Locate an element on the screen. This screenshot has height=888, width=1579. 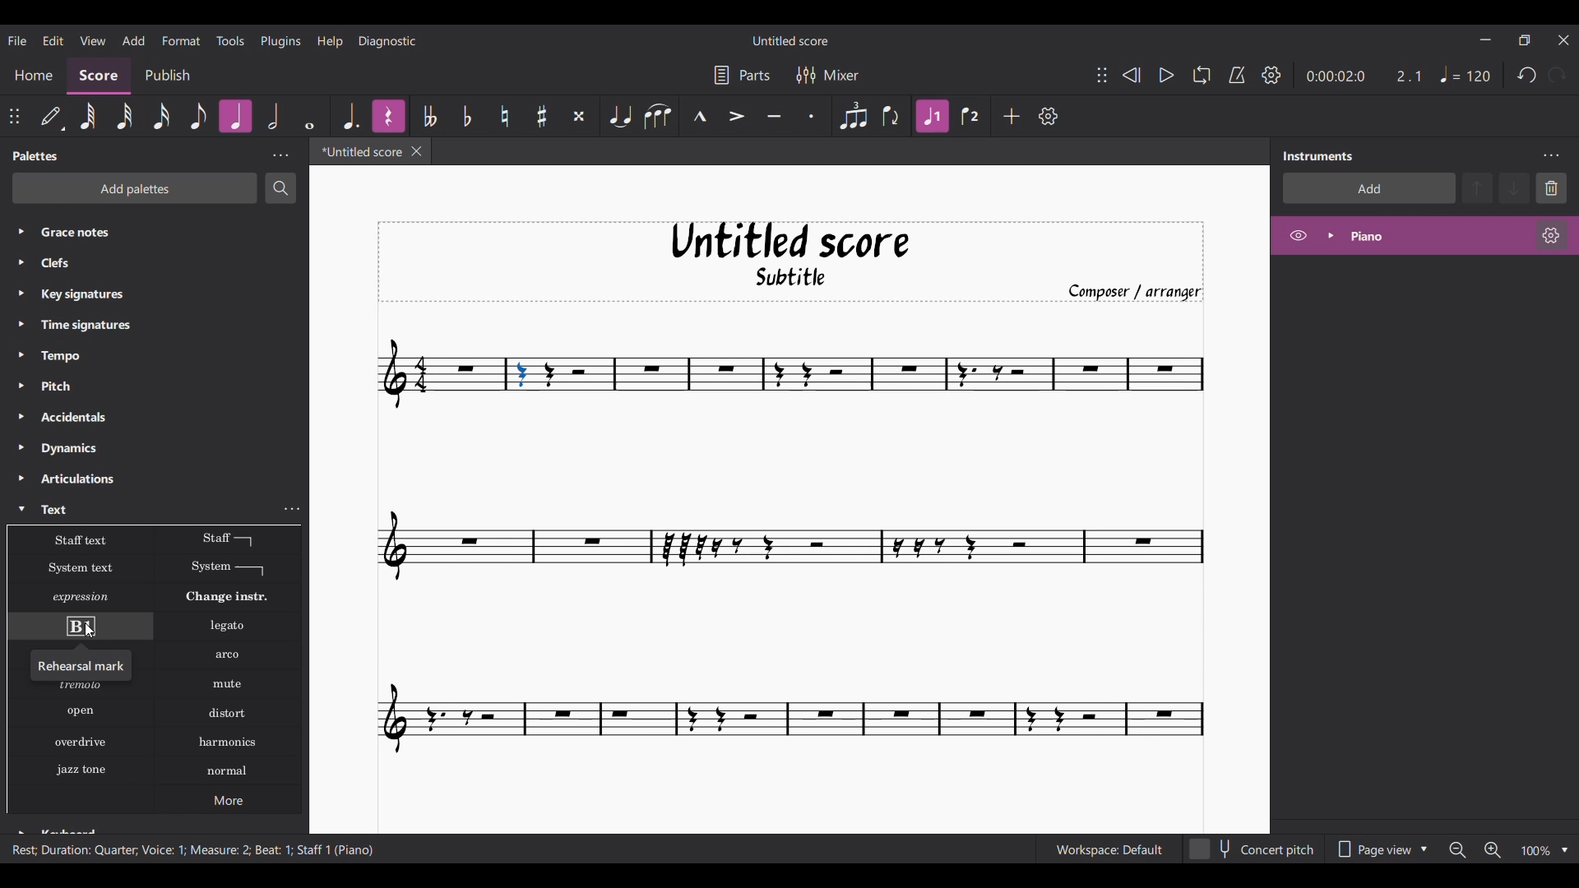
Current tab is located at coordinates (359, 151).